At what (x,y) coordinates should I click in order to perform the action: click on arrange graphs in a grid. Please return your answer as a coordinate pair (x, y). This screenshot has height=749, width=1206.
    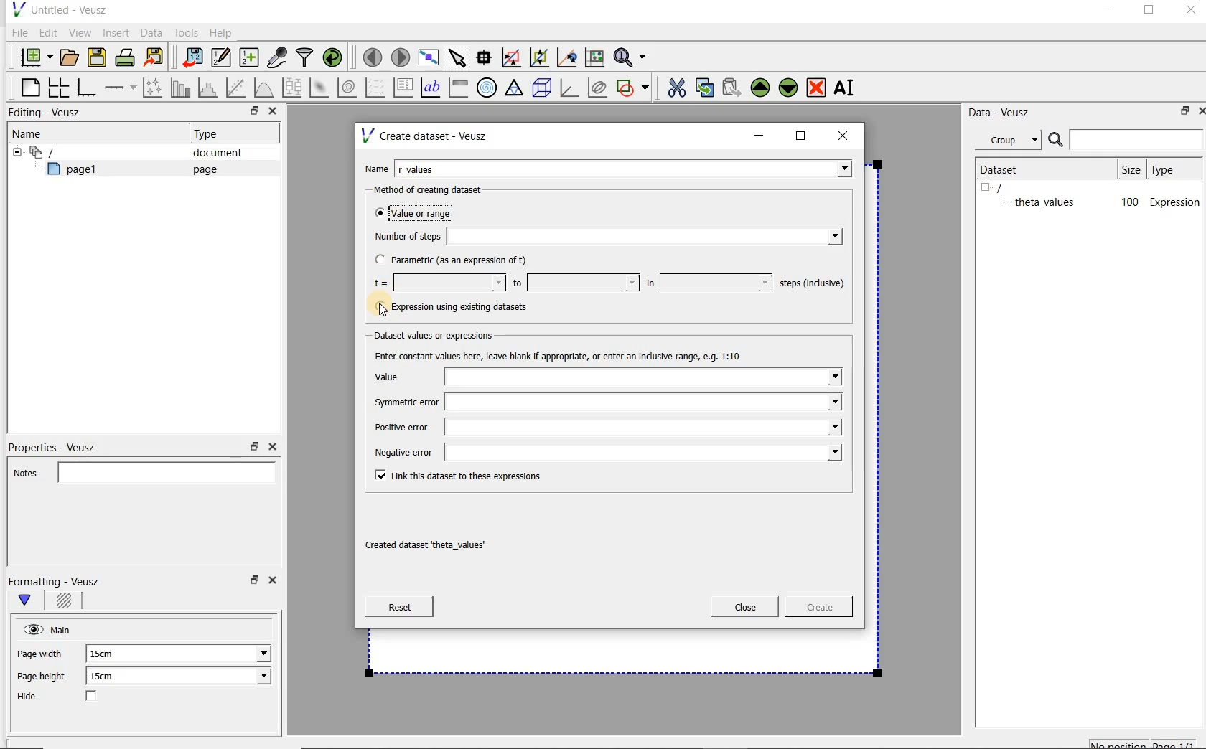
    Looking at the image, I should click on (57, 87).